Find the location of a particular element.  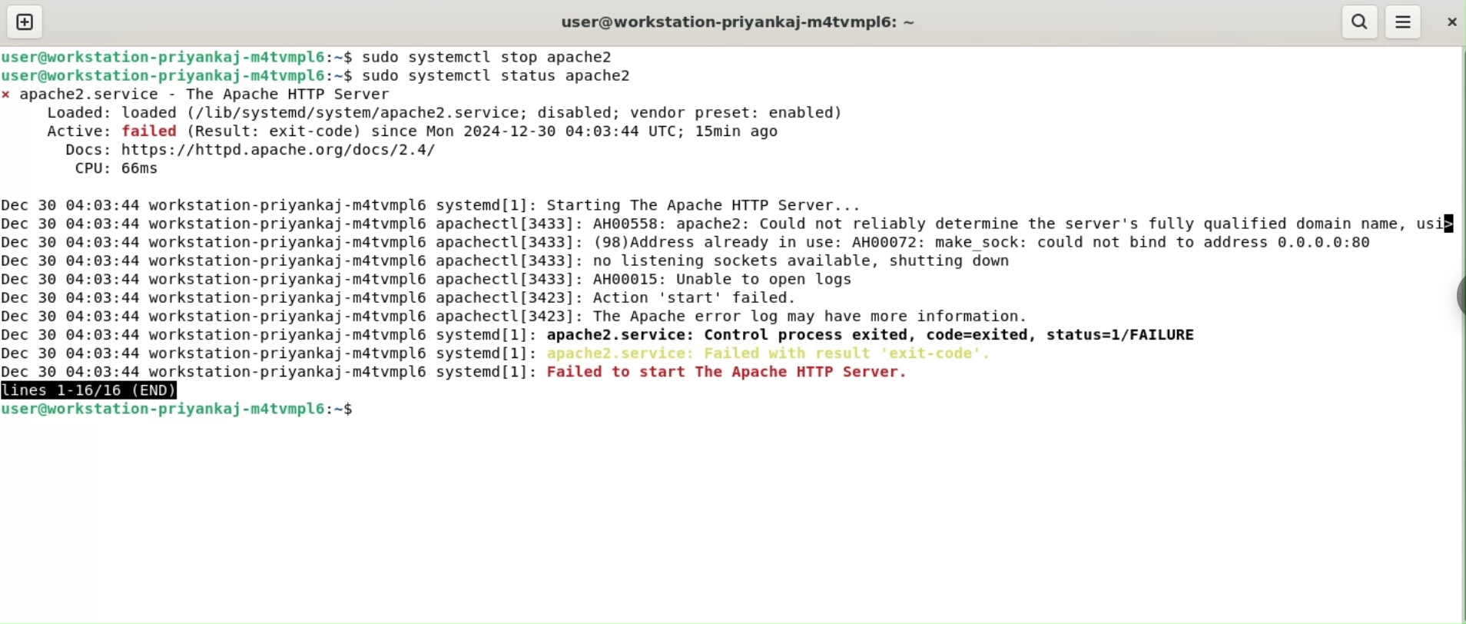

user@workstation-priyankaj-m4tvmlp6:~$ is located at coordinates (182, 411).